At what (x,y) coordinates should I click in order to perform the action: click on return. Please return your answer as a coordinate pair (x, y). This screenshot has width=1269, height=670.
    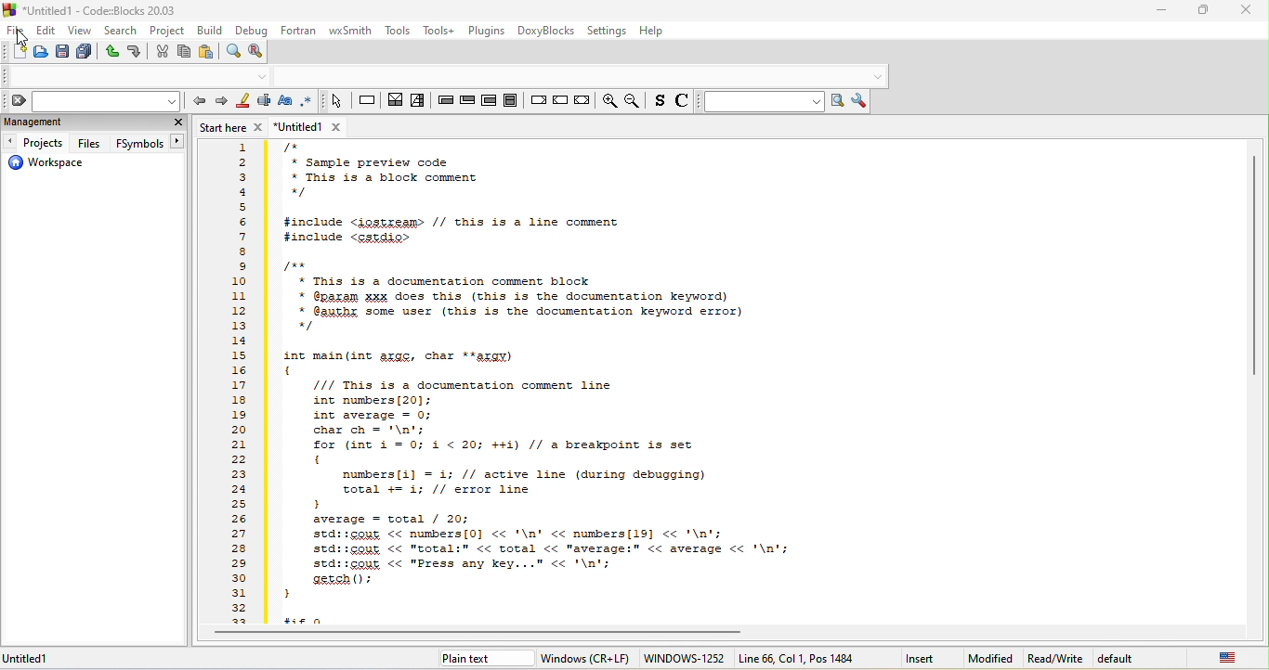
    Looking at the image, I should click on (581, 101).